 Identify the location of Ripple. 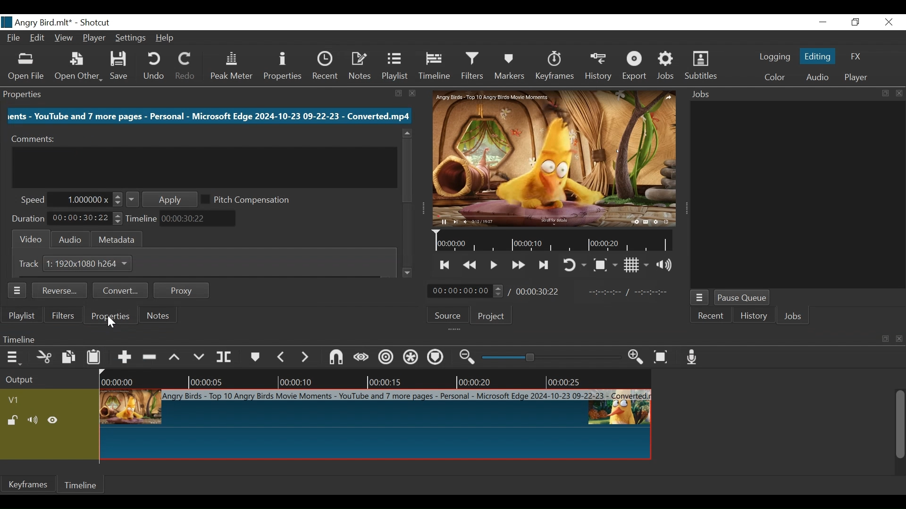
(385, 358).